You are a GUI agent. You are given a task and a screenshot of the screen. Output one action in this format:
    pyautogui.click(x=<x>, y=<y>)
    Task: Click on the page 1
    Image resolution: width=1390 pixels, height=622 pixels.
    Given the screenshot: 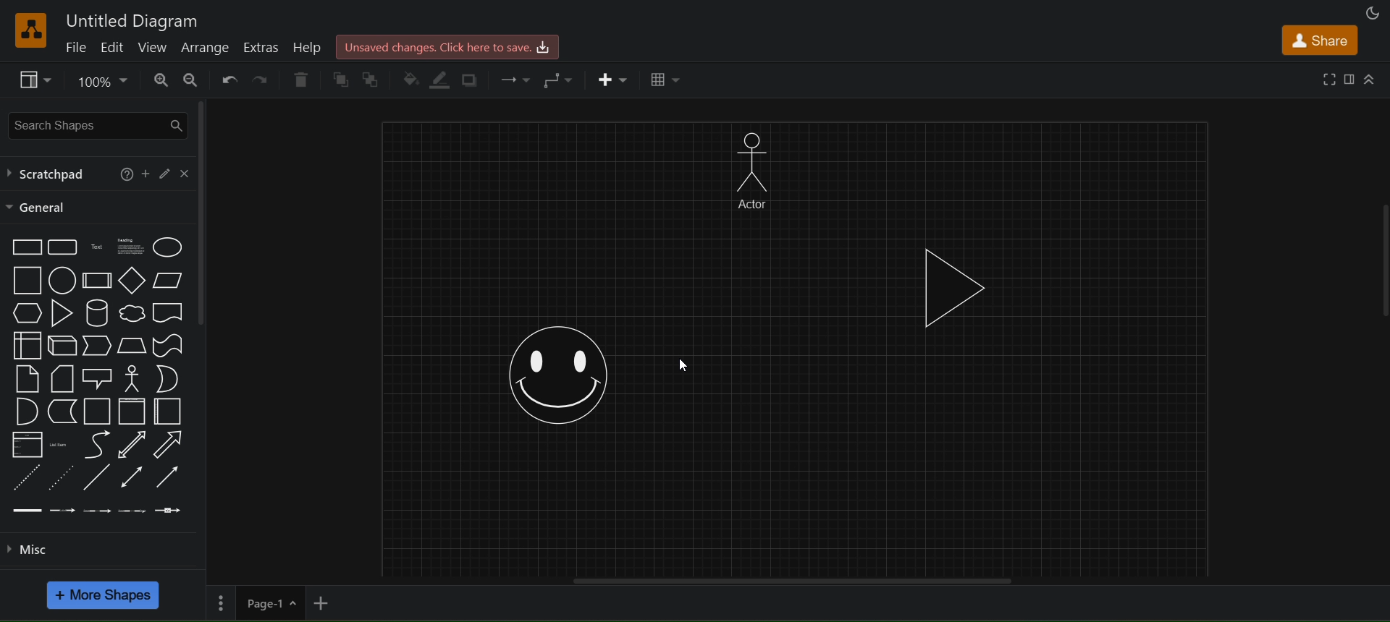 What is the action you would take?
    pyautogui.click(x=254, y=603)
    